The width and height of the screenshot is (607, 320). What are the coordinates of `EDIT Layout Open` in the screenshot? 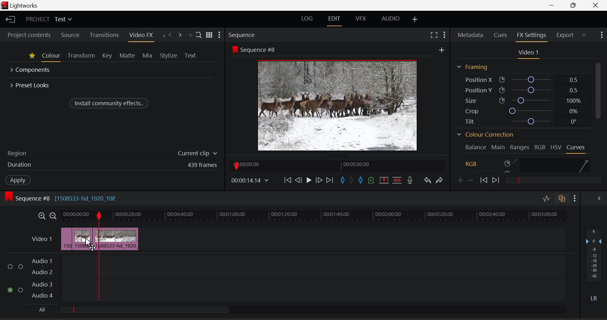 It's located at (335, 19).